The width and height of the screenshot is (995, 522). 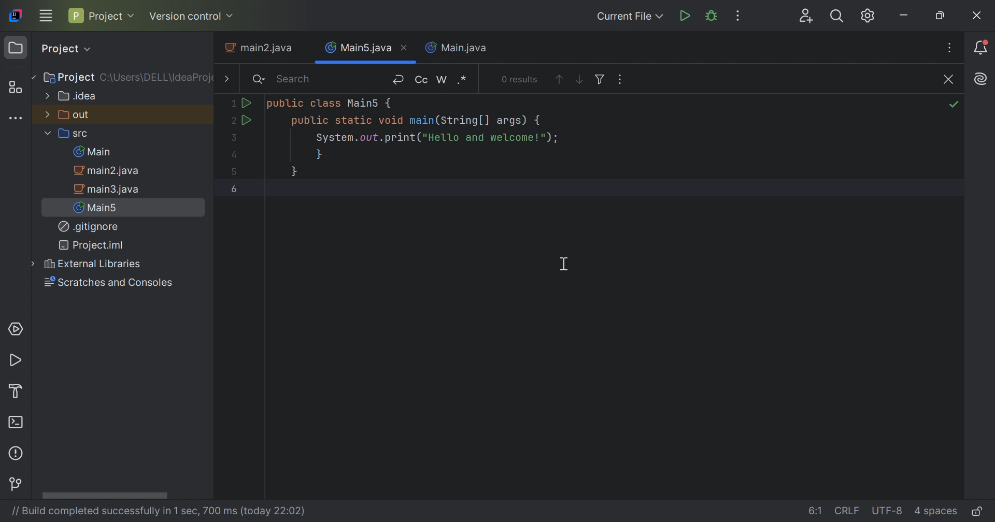 What do you see at coordinates (836, 17) in the screenshot?
I see `Search Everywhere` at bounding box center [836, 17].